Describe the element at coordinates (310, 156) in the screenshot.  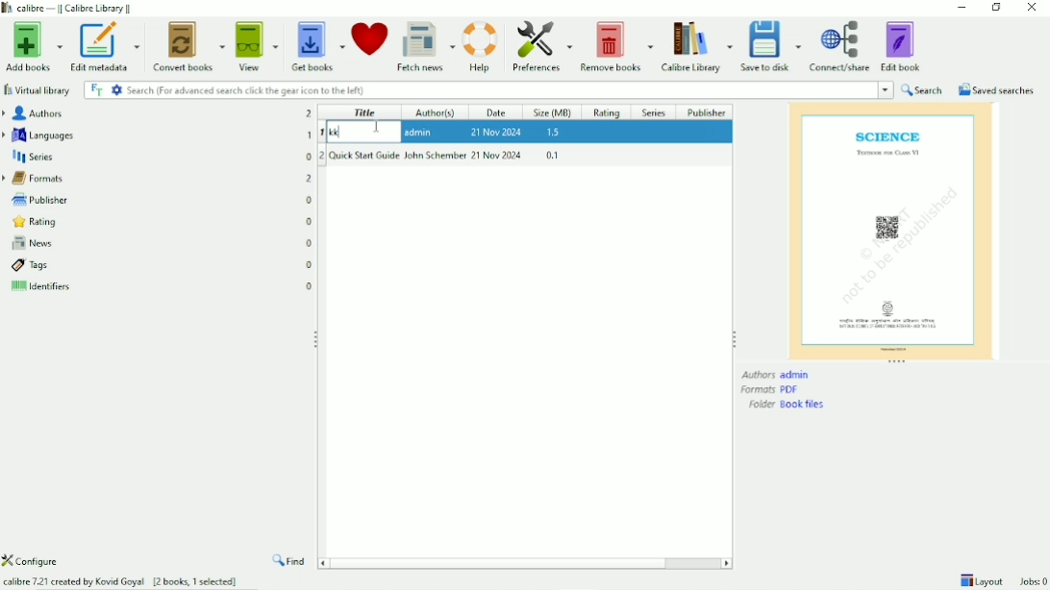
I see `0` at that location.